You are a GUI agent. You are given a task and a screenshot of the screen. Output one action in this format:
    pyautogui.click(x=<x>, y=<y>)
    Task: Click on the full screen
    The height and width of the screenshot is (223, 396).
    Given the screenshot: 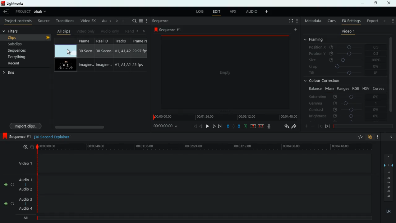 What is the action you would take?
    pyautogui.click(x=290, y=20)
    